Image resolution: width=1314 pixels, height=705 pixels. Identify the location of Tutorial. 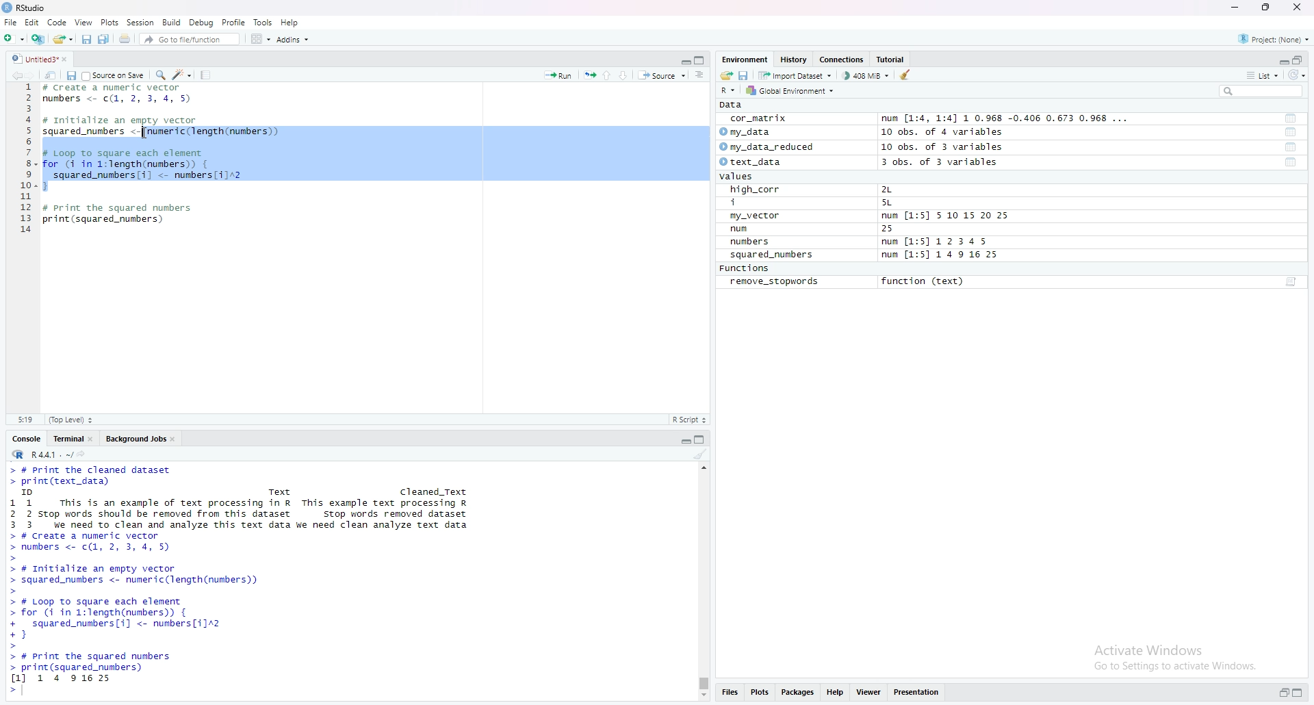
(893, 60).